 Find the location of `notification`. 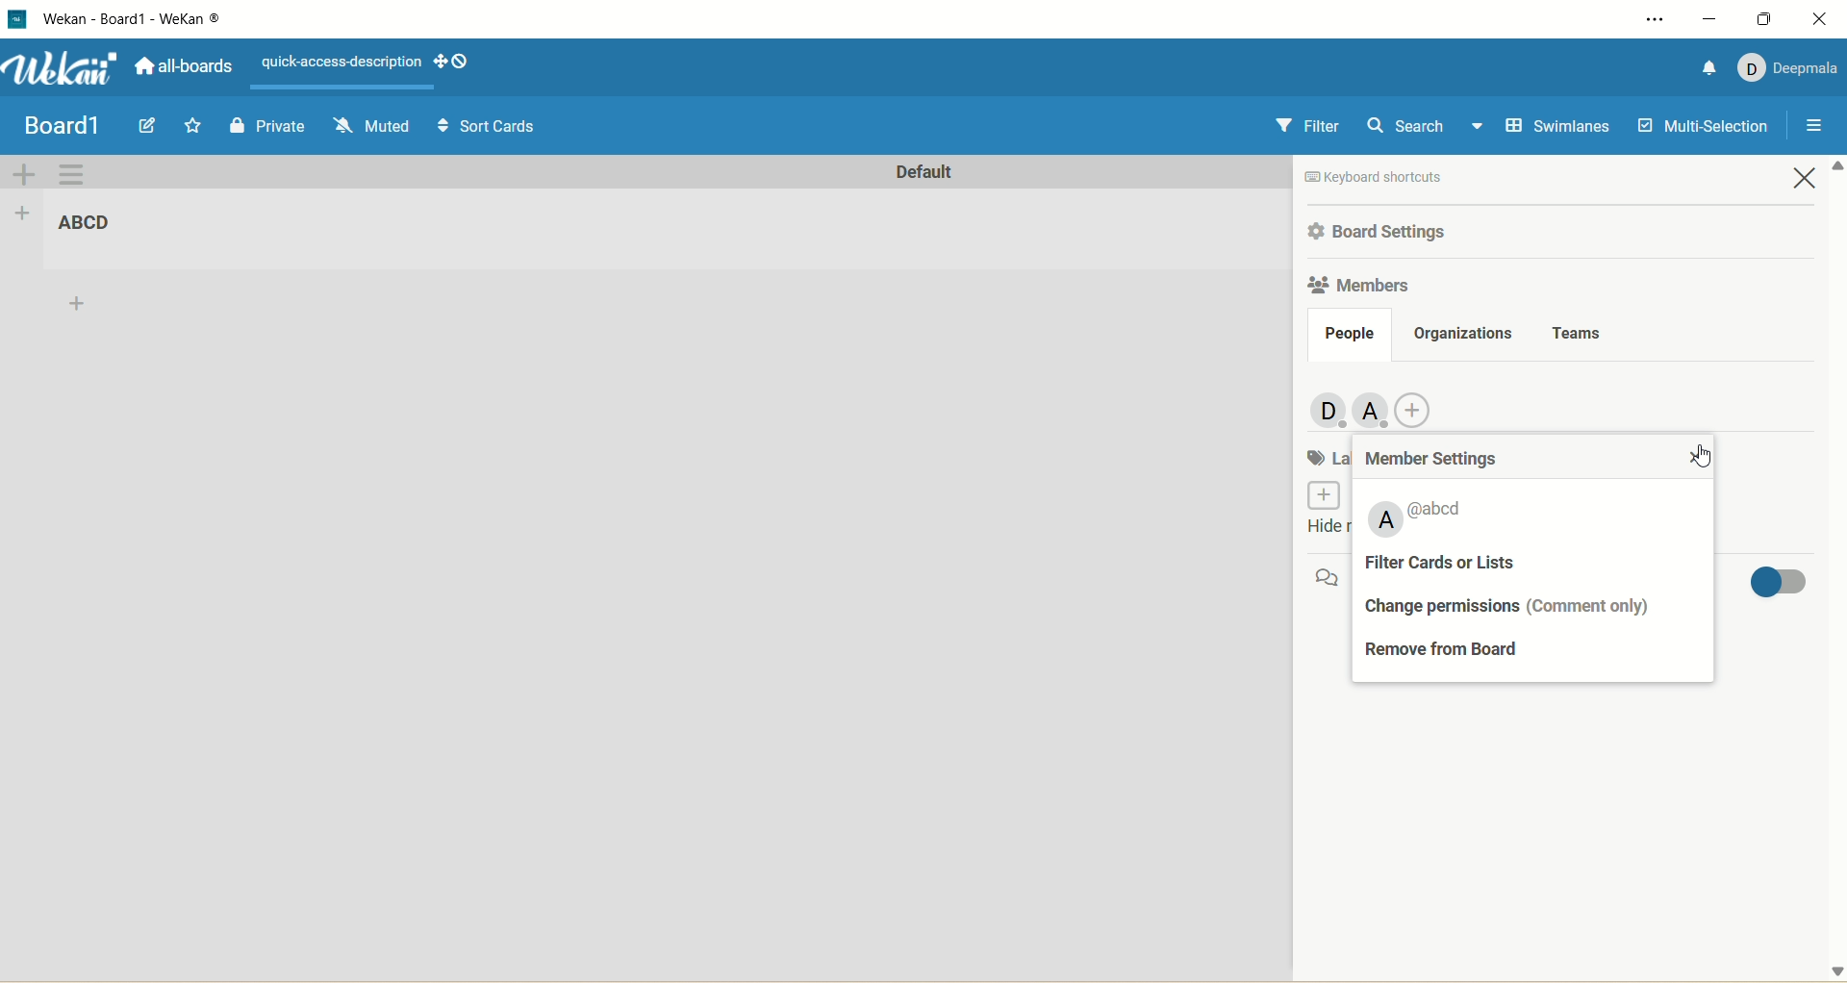

notification is located at coordinates (1706, 66).